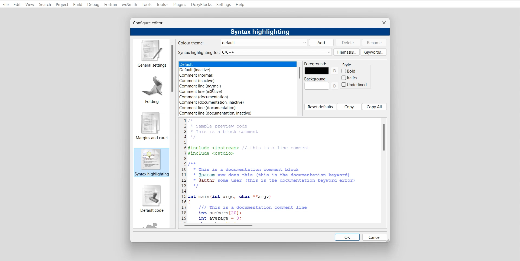 The height and width of the screenshot is (261, 520). I want to click on View, so click(30, 5).